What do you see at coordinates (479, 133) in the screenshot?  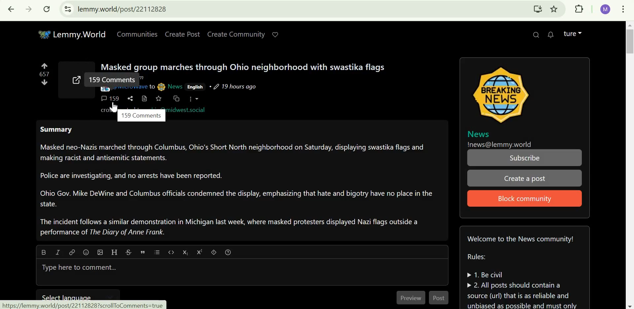 I see `News` at bounding box center [479, 133].